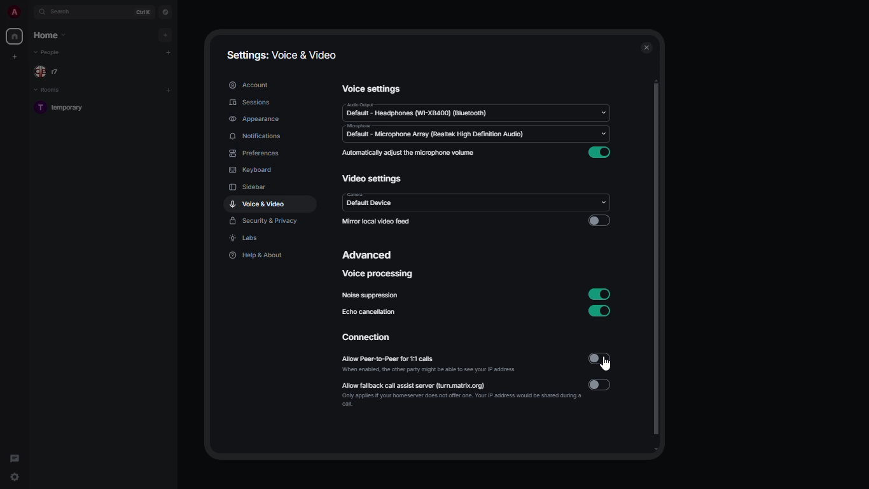  Describe the element at coordinates (247, 104) in the screenshot. I see `sessions` at that location.